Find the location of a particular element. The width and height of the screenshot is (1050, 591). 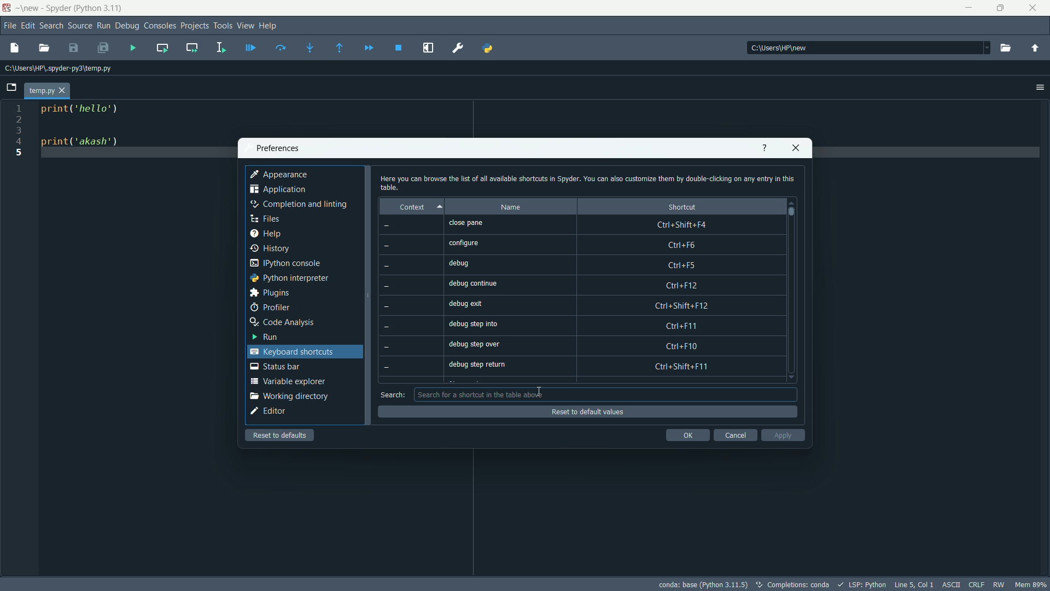

step into function is located at coordinates (311, 47).